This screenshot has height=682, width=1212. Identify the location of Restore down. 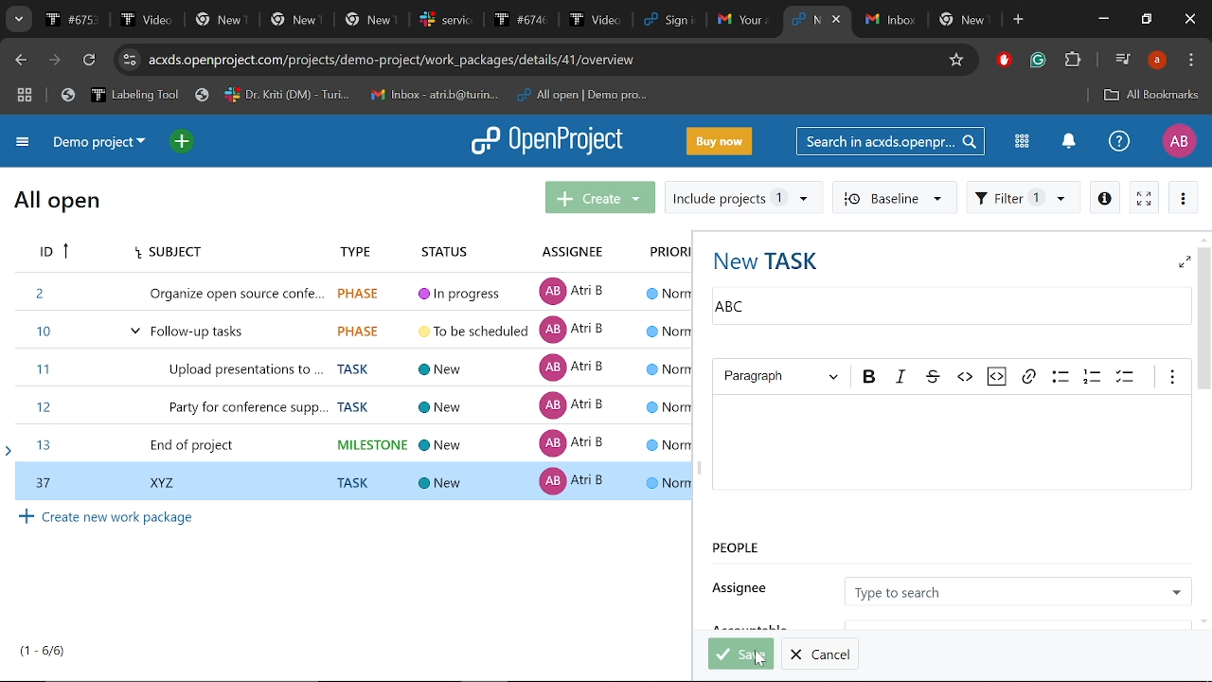
(1146, 20).